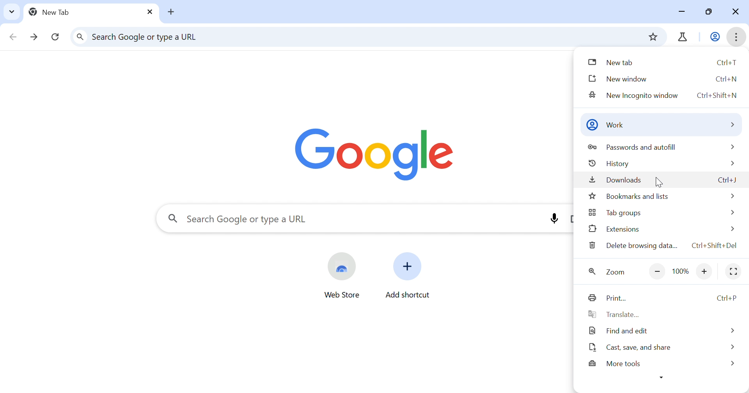 This screenshot has width=749, height=393. I want to click on +, so click(704, 273).